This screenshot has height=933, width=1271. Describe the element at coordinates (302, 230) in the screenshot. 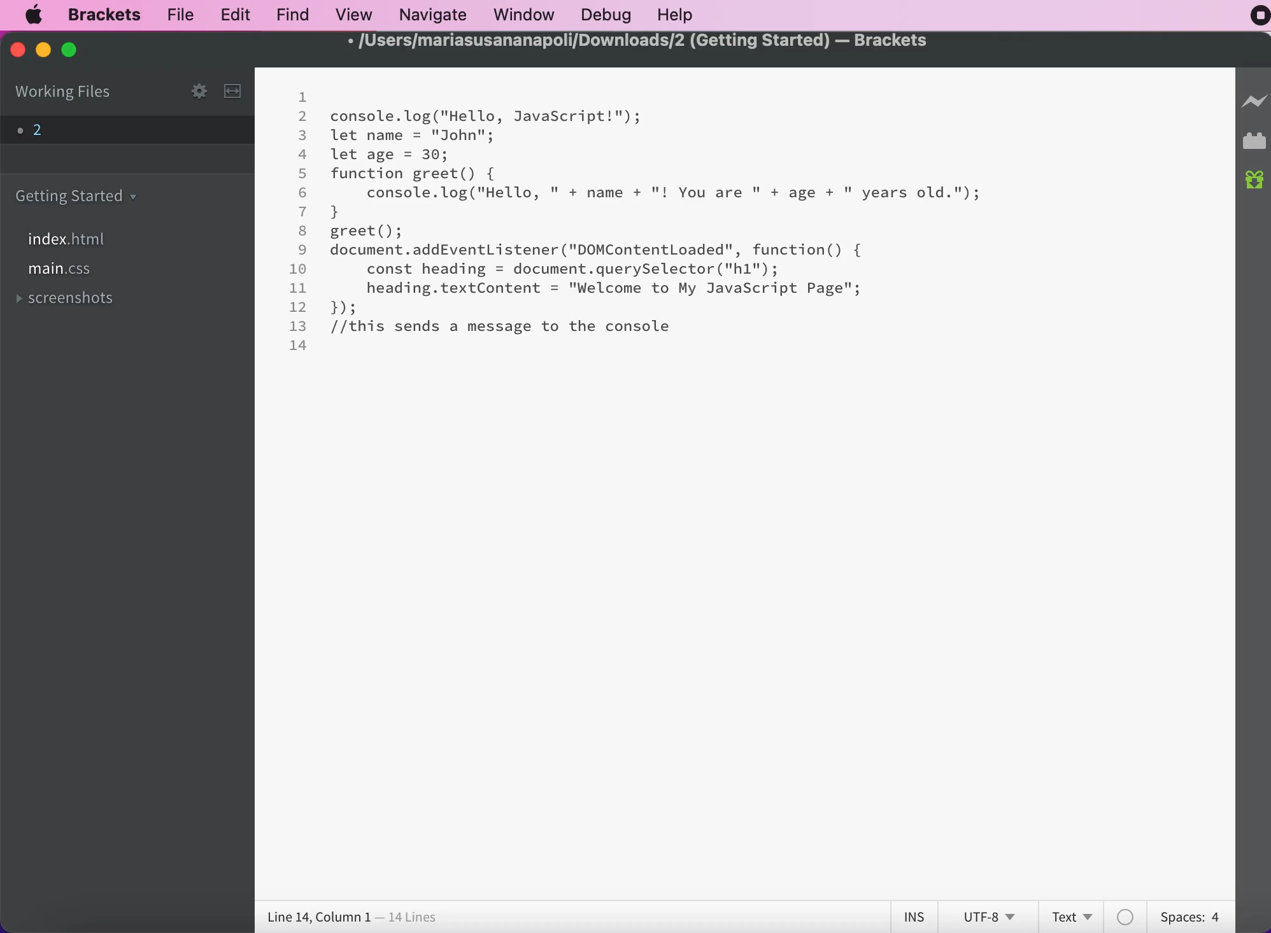

I see `8` at that location.